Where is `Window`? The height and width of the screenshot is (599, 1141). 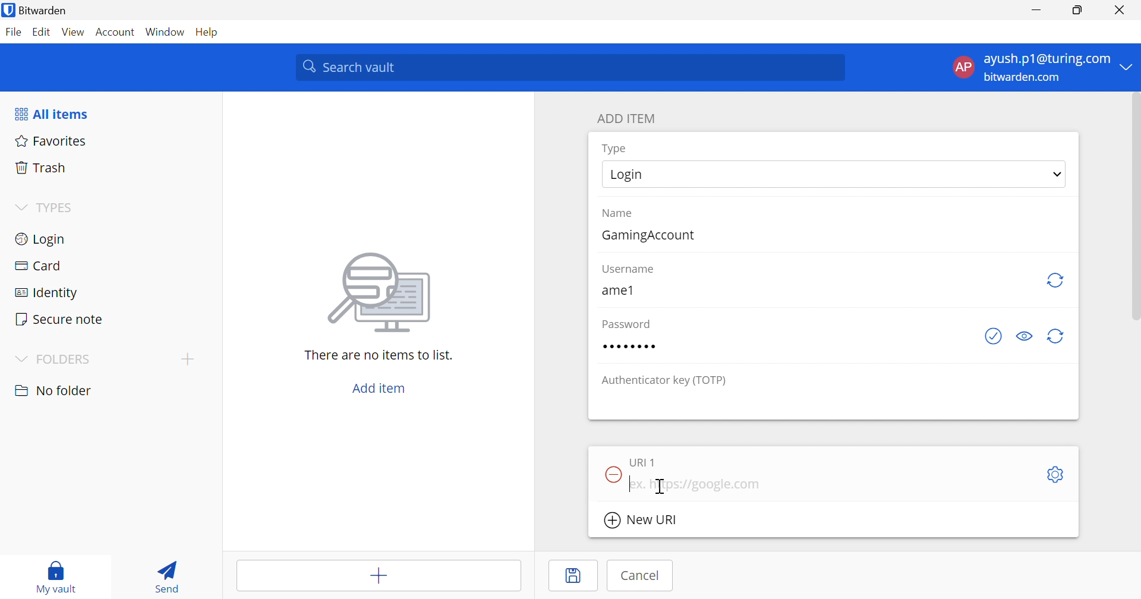 Window is located at coordinates (165, 33).